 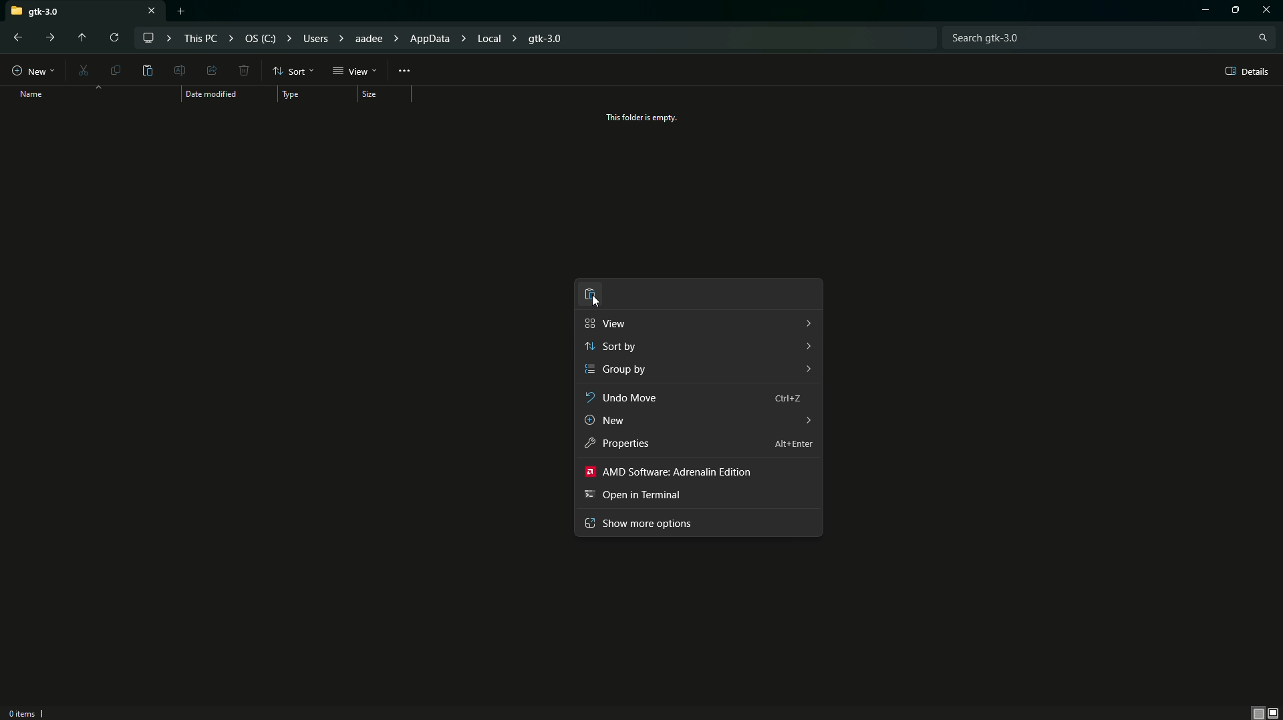 What do you see at coordinates (636, 496) in the screenshot?
I see `Open in terminal` at bounding box center [636, 496].